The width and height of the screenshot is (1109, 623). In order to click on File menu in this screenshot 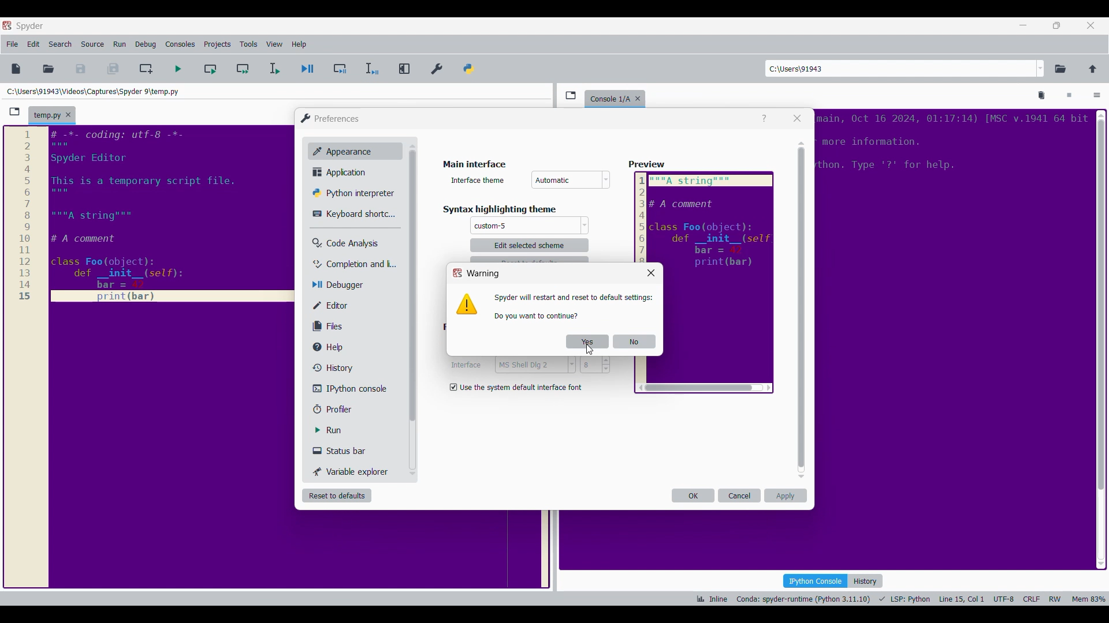, I will do `click(12, 44)`.